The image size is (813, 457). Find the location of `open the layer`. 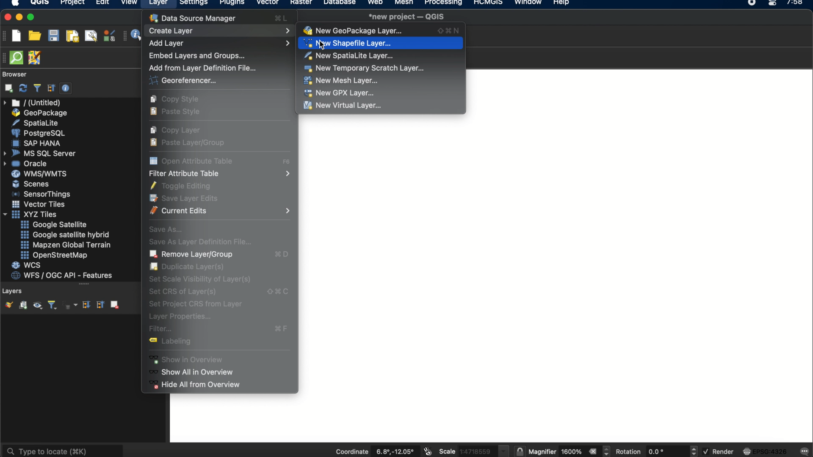

open the layer is located at coordinates (7, 305).